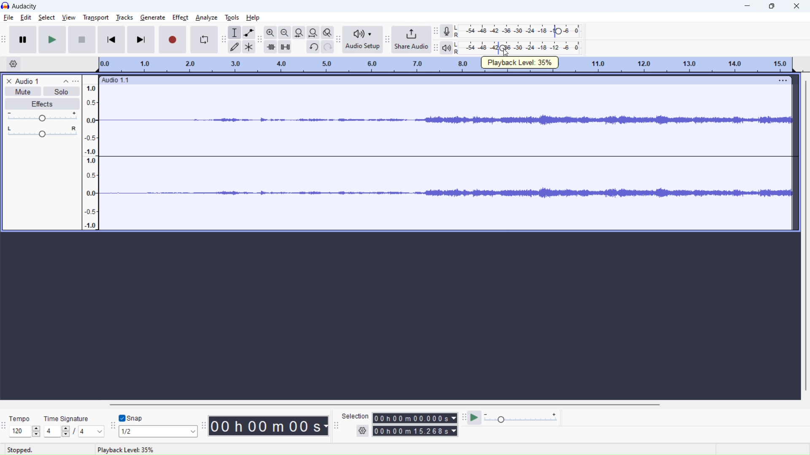 The width and height of the screenshot is (810, 455). What do you see at coordinates (414, 418) in the screenshot?
I see `start time` at bounding box center [414, 418].